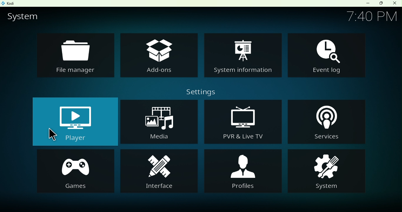  What do you see at coordinates (328, 121) in the screenshot?
I see `Services ` at bounding box center [328, 121].